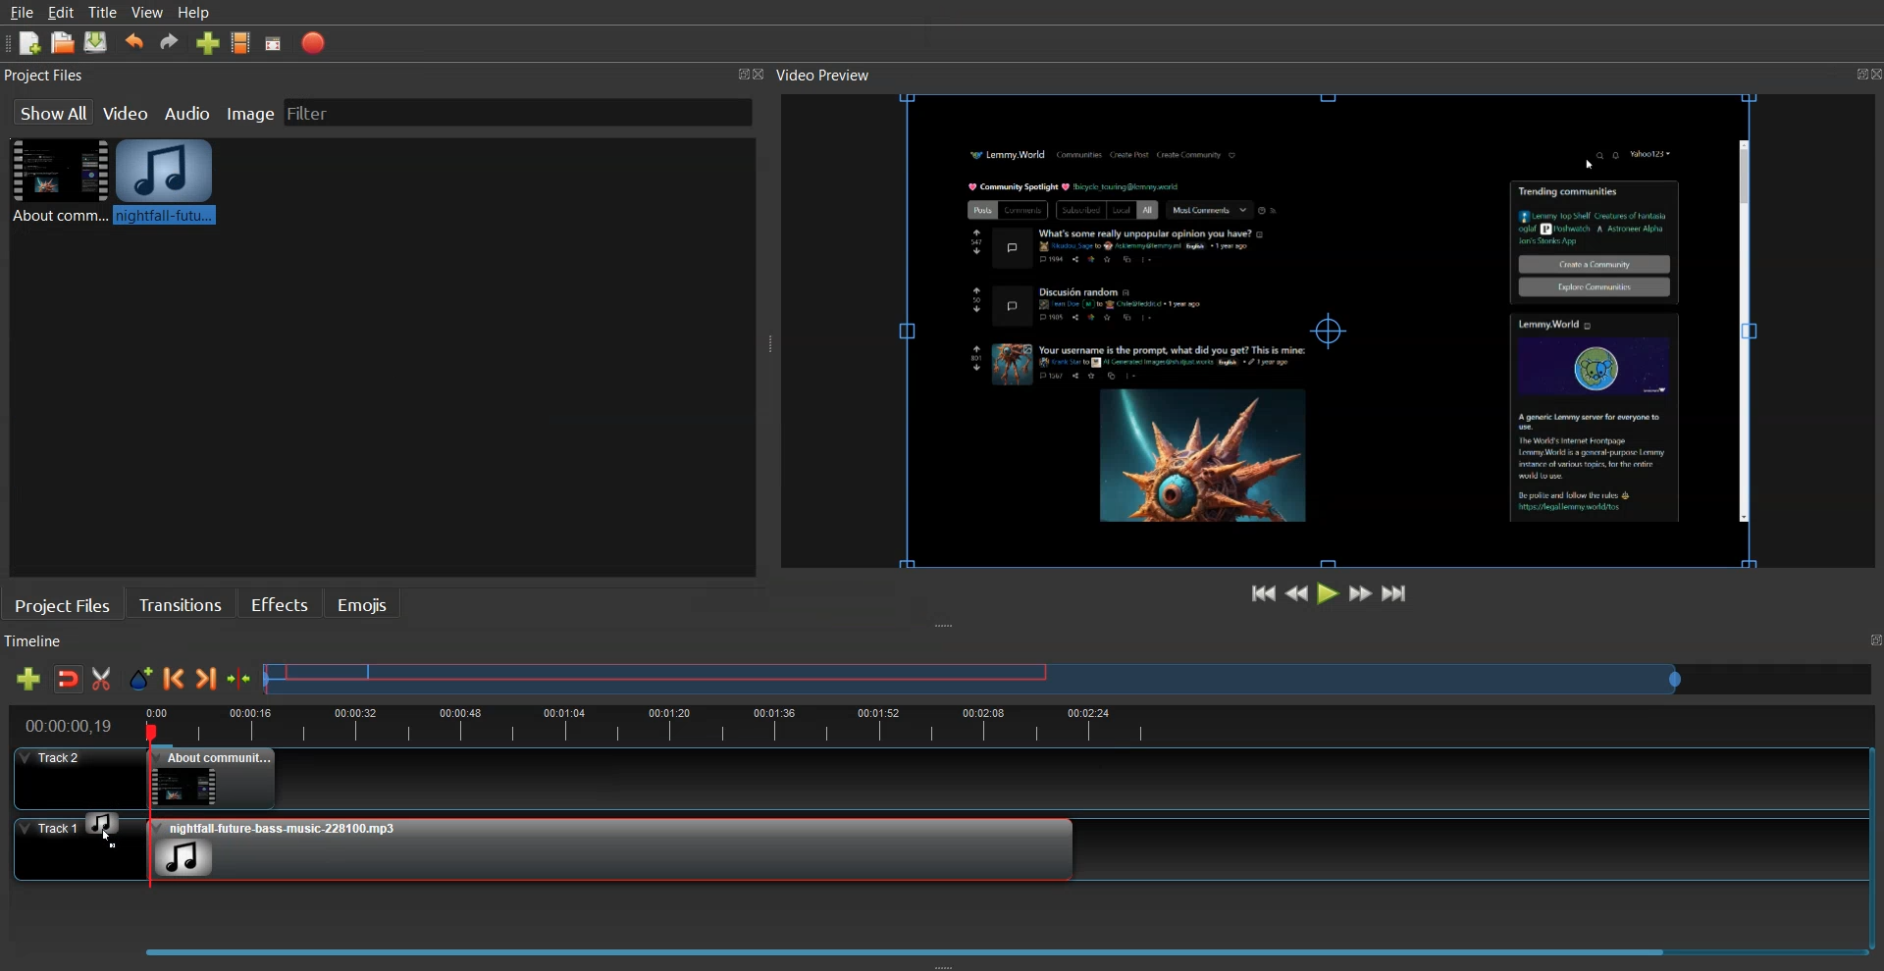 This screenshot has width=1884, height=971. What do you see at coordinates (1872, 840) in the screenshot?
I see `Vertical Scroll Bar` at bounding box center [1872, 840].